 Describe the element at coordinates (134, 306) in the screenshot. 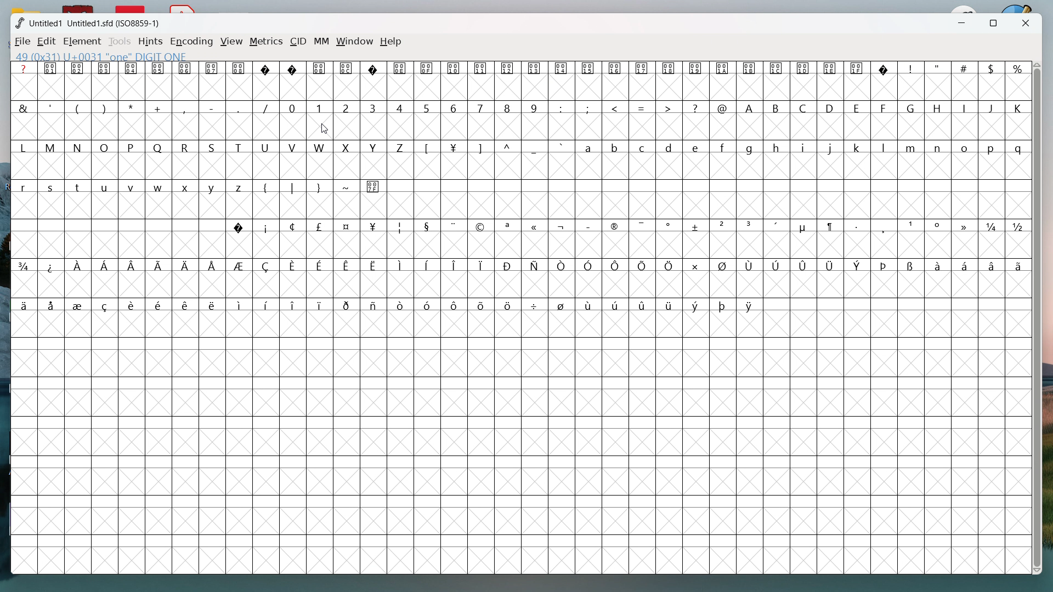

I see `symbol` at that location.